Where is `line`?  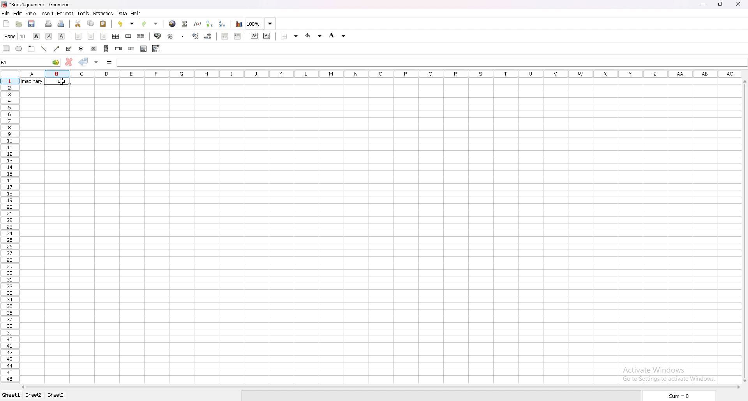
line is located at coordinates (44, 48).